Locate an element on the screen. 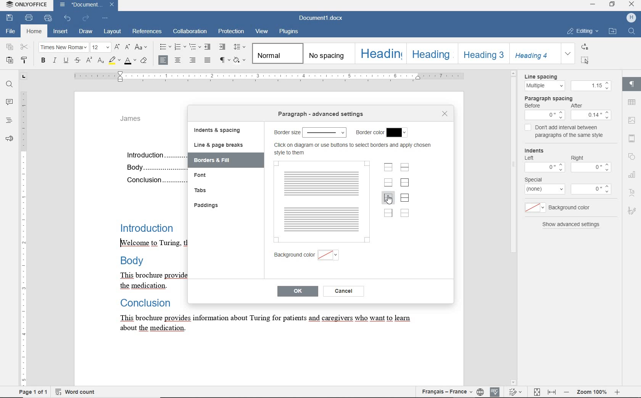  font color is located at coordinates (130, 61).